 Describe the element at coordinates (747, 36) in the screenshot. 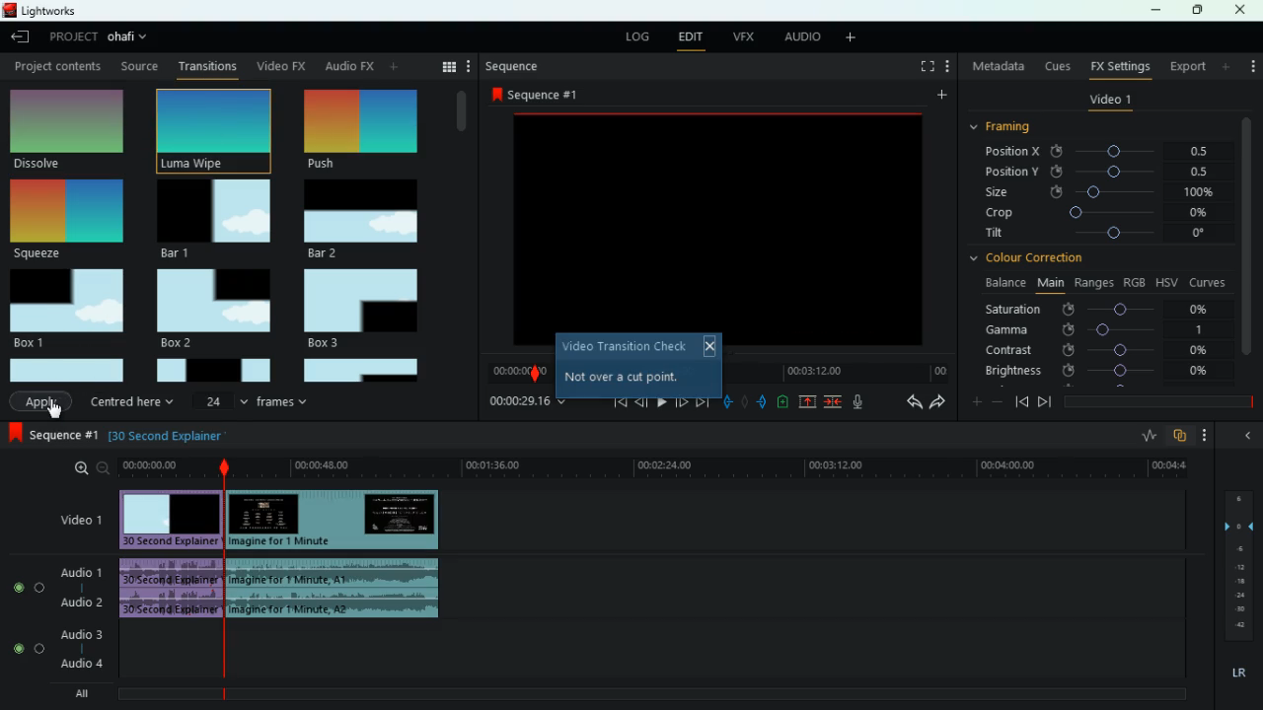

I see `vfx` at that location.